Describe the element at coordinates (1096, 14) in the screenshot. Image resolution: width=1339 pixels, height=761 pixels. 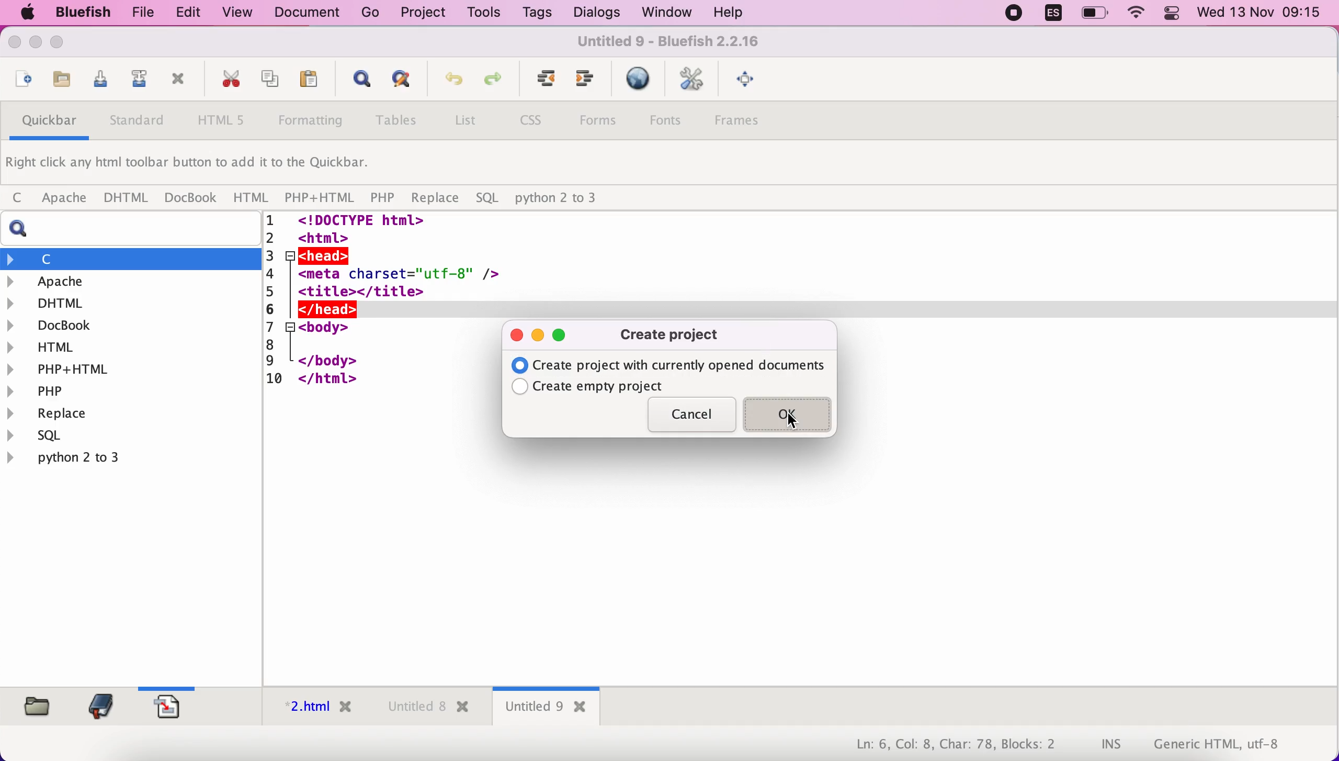
I see `battery` at that location.